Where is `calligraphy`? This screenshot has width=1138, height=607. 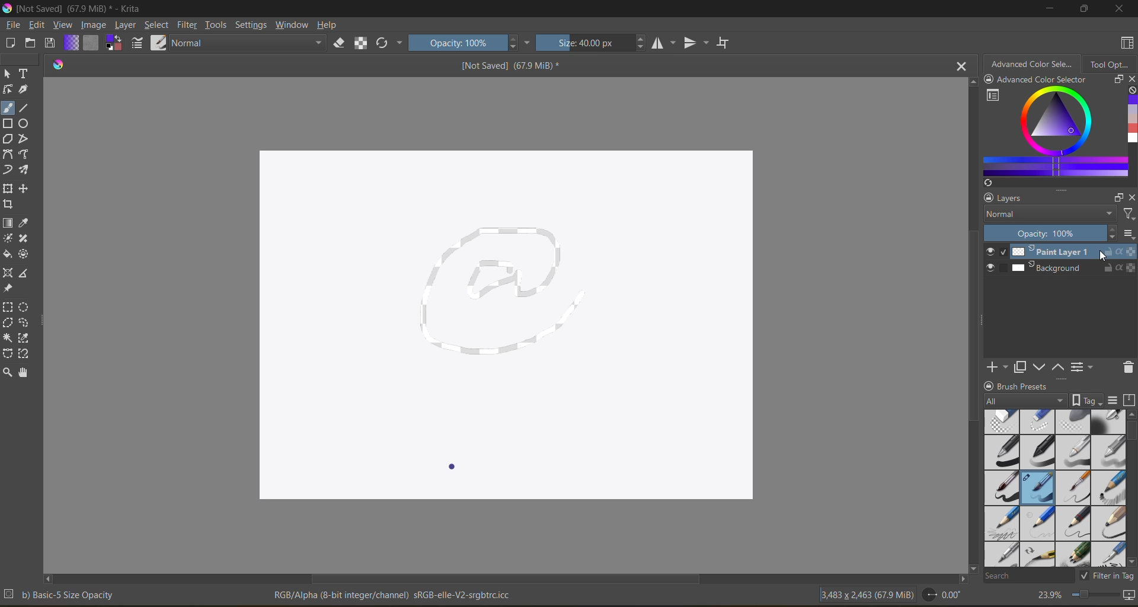
calligraphy is located at coordinates (1109, 554).